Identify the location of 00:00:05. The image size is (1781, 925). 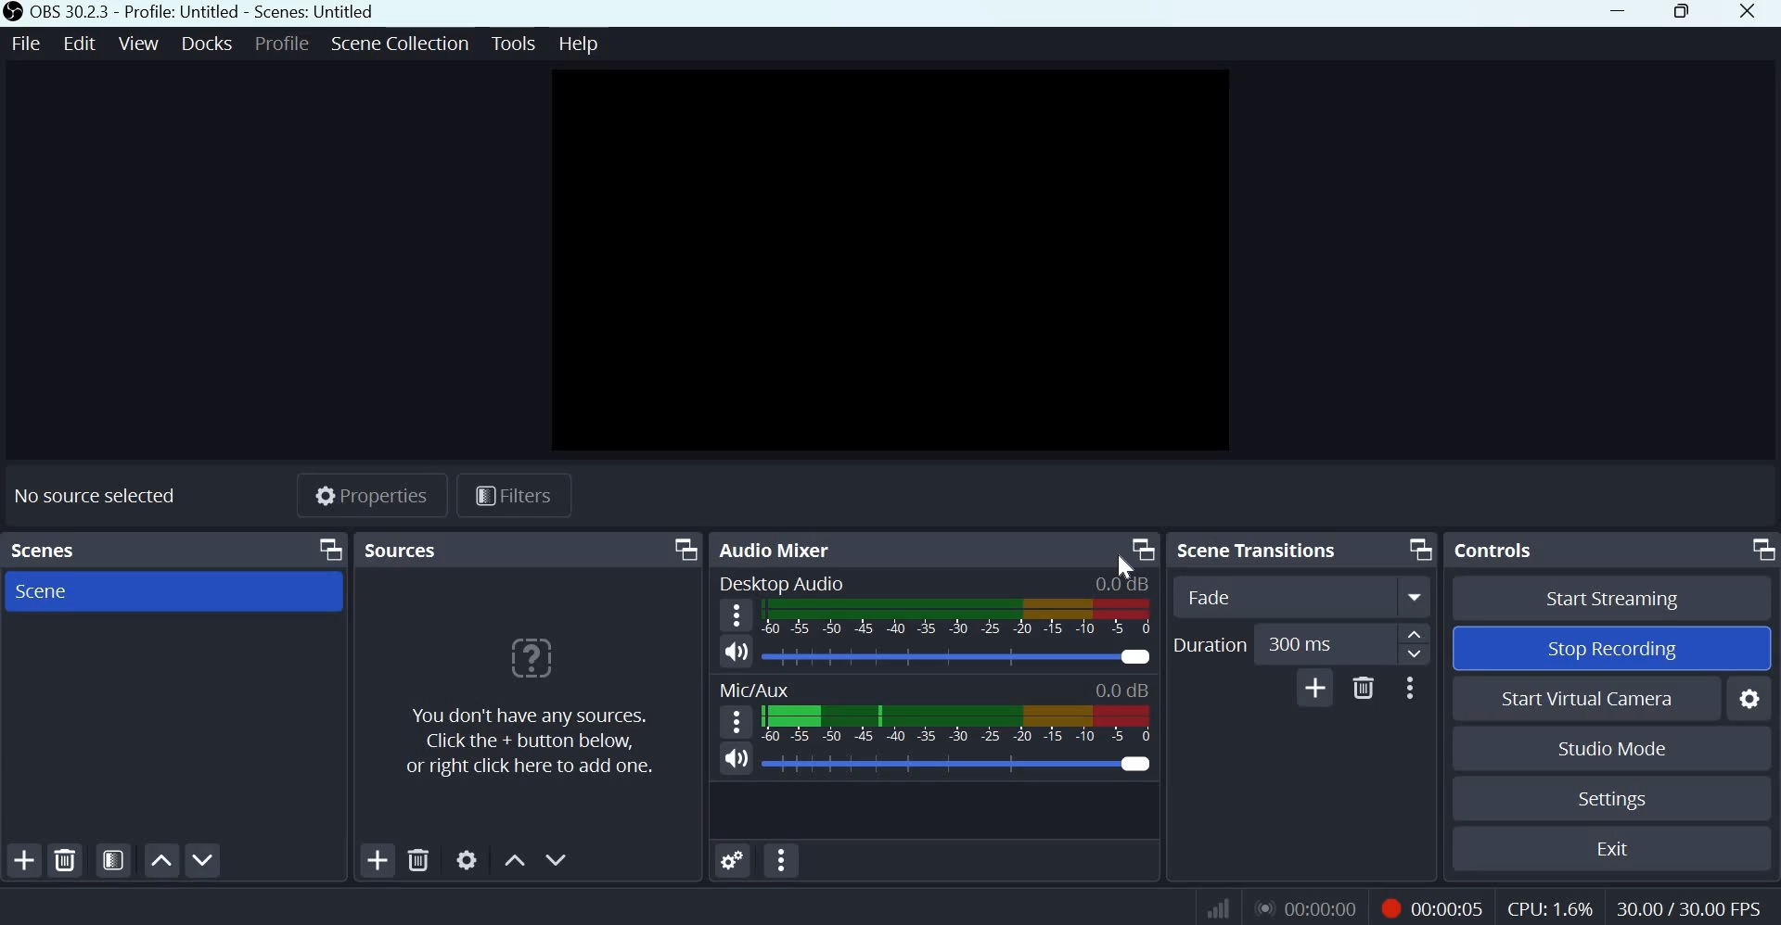
(1428, 906).